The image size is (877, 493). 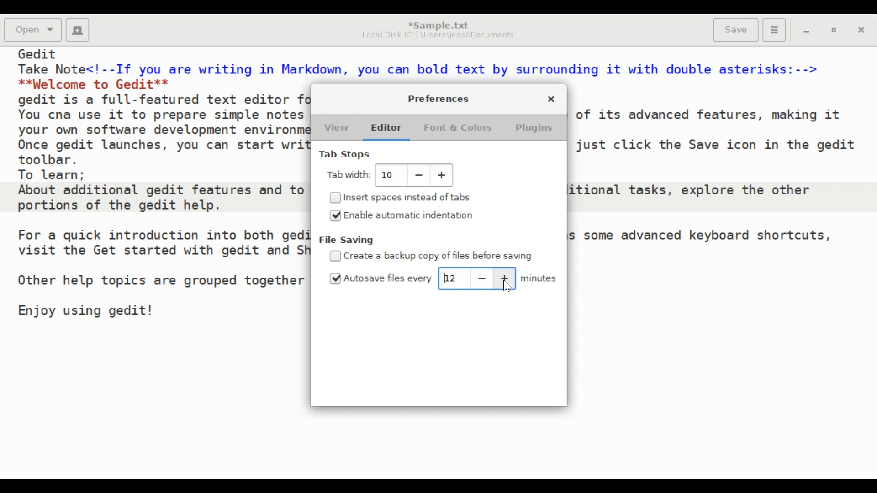 I want to click on Tab Stops, so click(x=345, y=155).